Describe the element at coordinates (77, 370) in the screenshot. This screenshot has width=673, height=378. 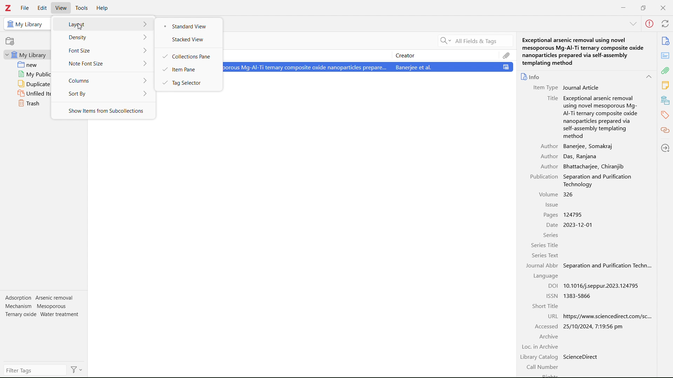
I see `Filters` at that location.